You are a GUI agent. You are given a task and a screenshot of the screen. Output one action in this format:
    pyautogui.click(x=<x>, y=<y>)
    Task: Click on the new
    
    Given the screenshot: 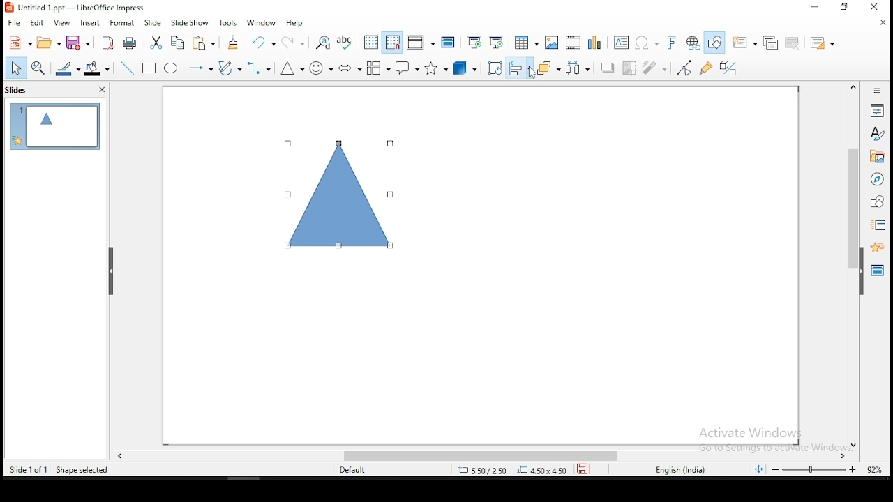 What is the action you would take?
    pyautogui.click(x=20, y=43)
    